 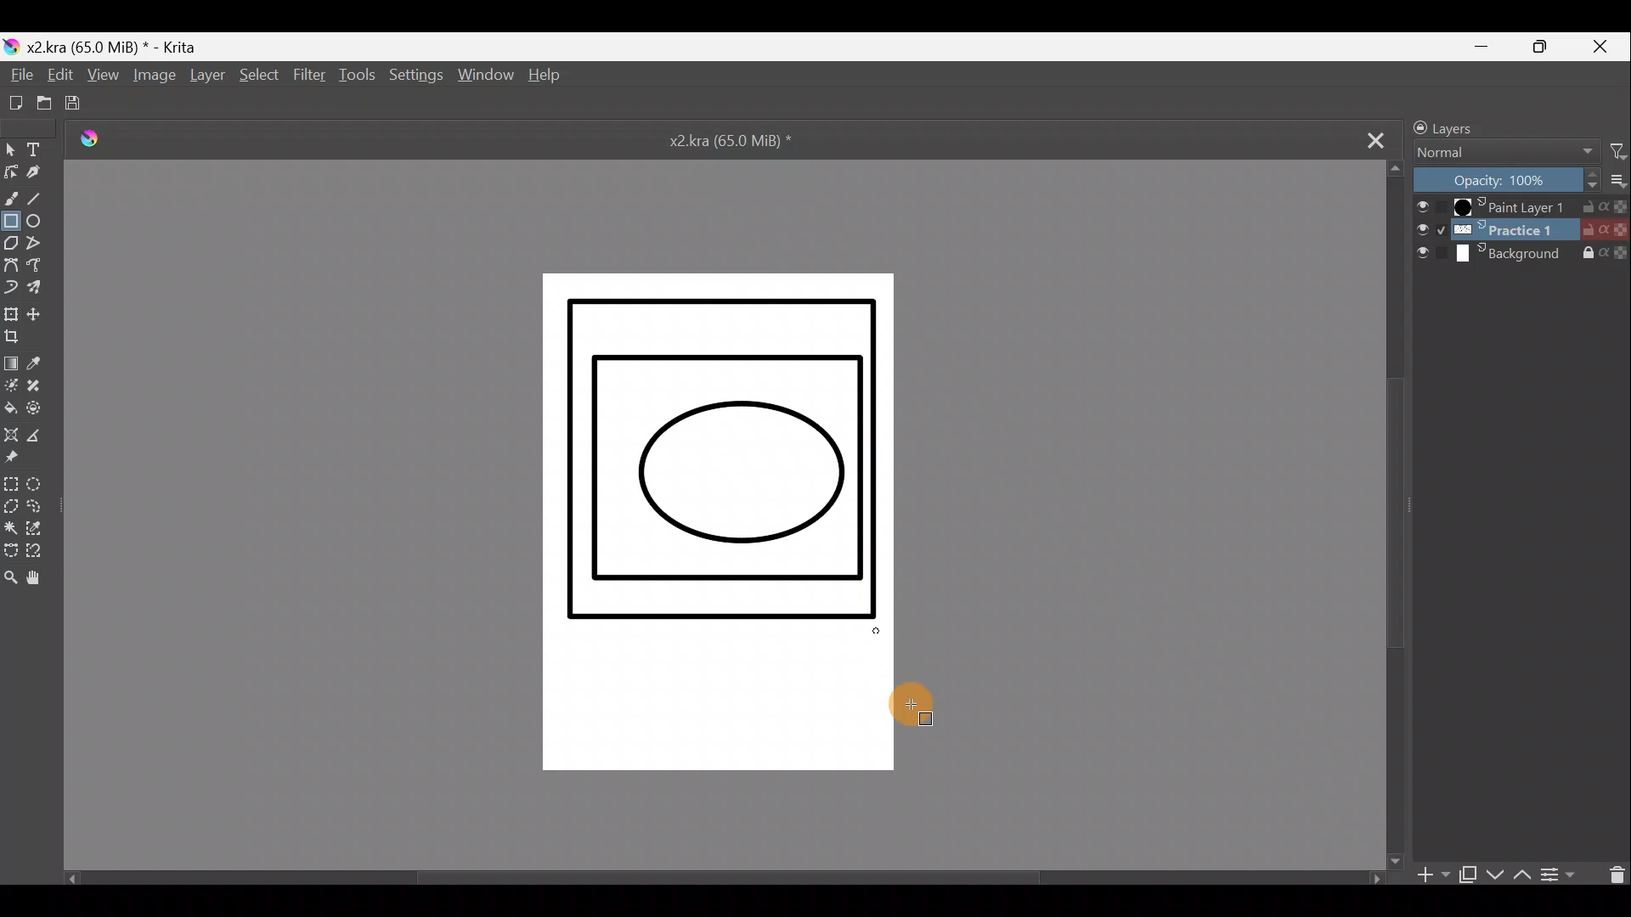 What do you see at coordinates (483, 79) in the screenshot?
I see `Window` at bounding box center [483, 79].